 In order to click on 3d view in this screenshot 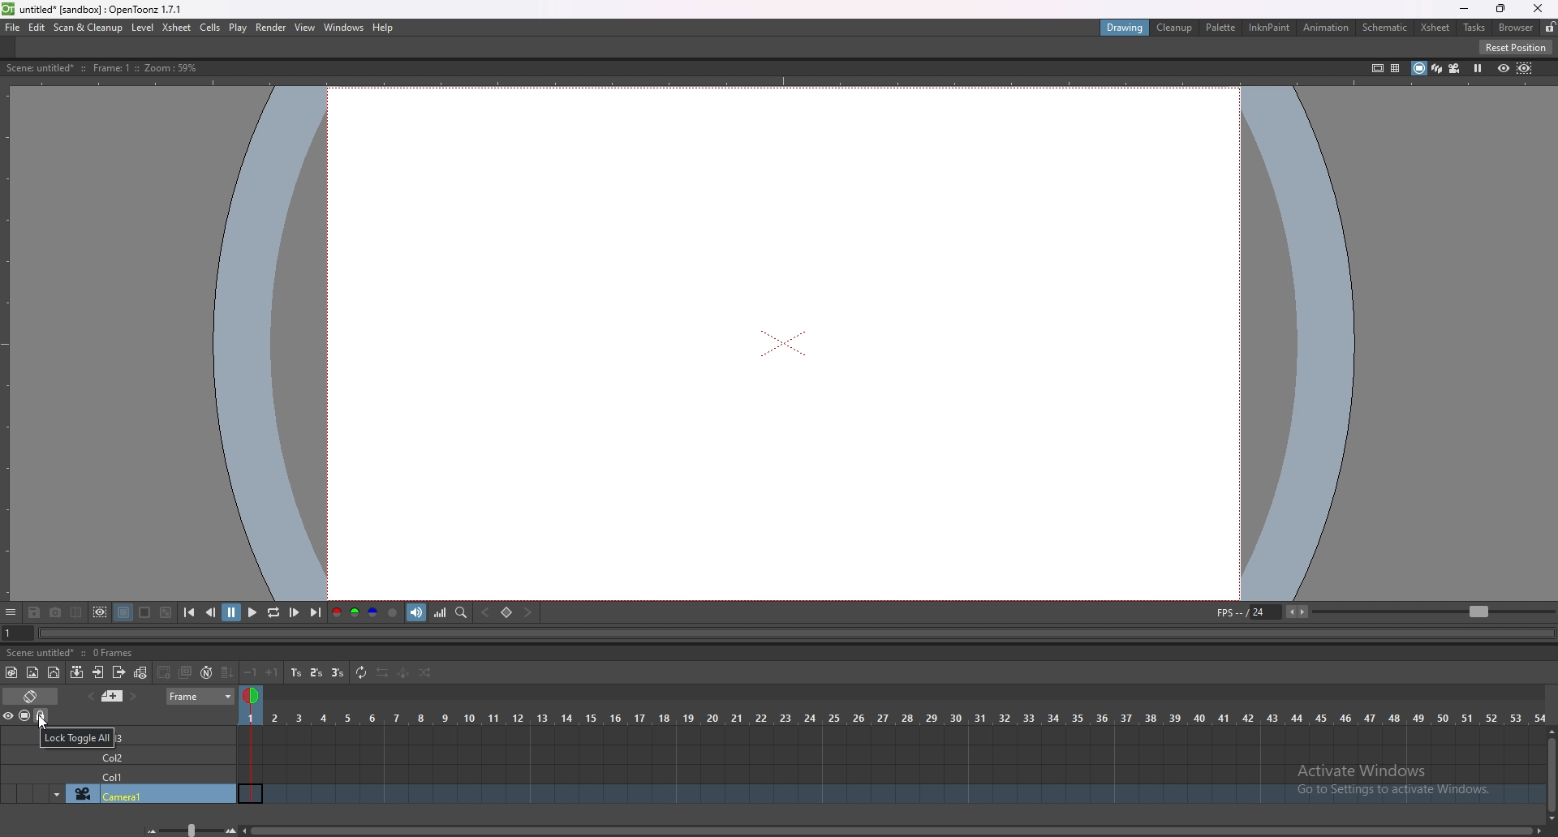, I will do `click(1435, 67)`.